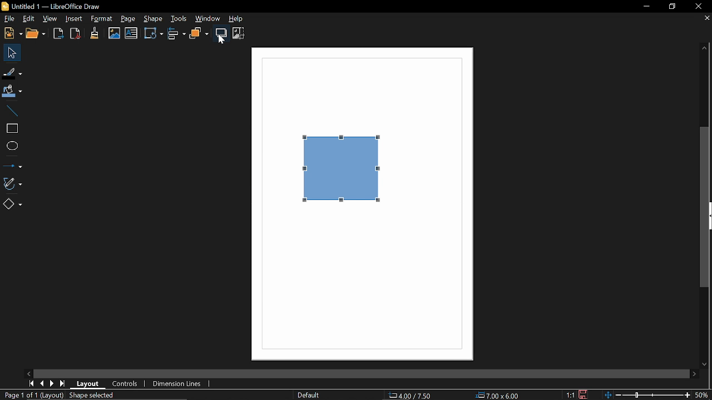 This screenshot has height=400, width=712. What do you see at coordinates (42, 384) in the screenshot?
I see `Previous page` at bounding box center [42, 384].